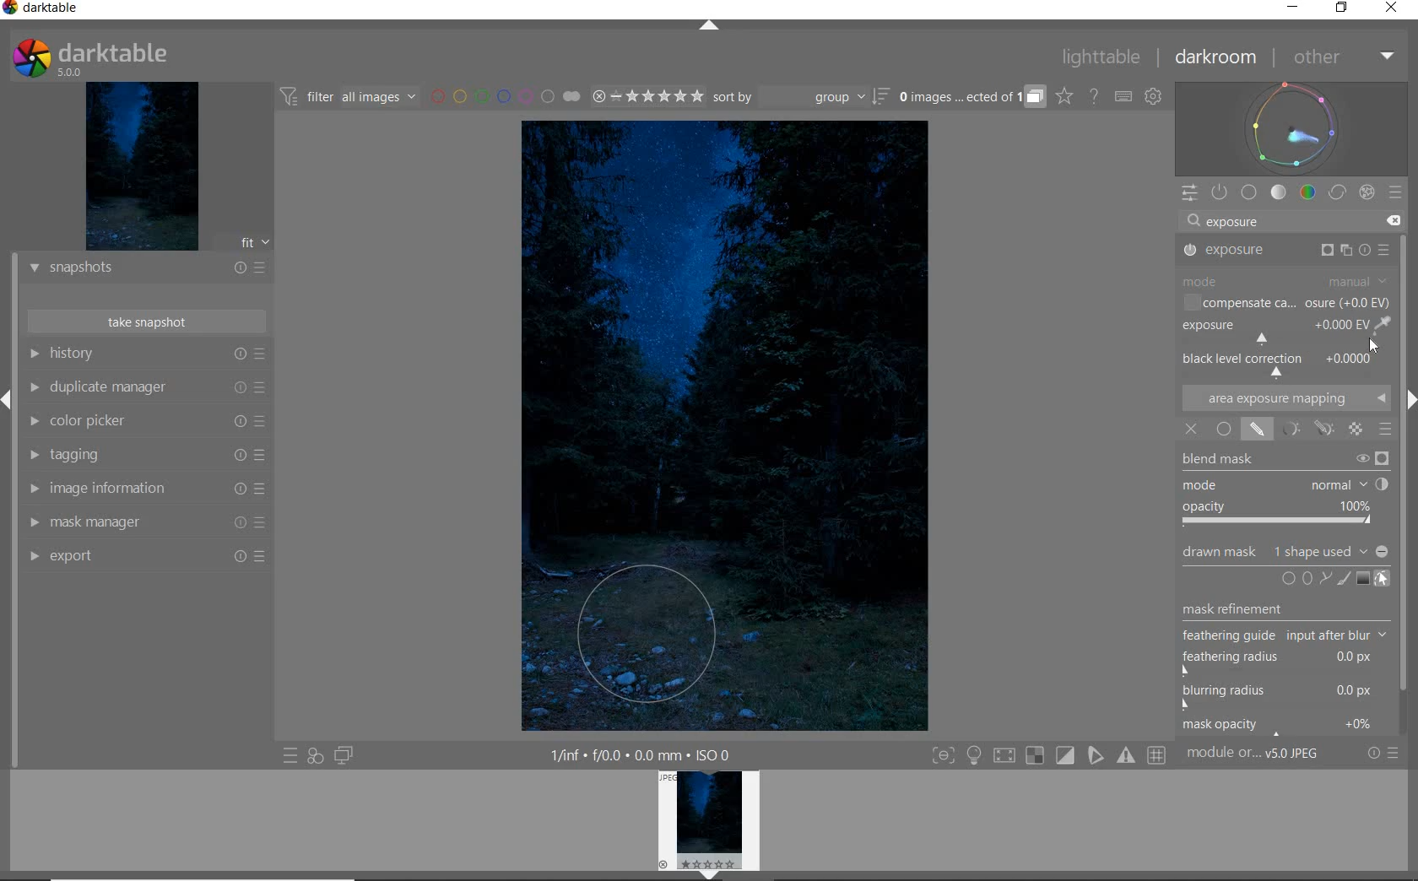 The width and height of the screenshot is (1418, 881). I want to click on QUICK ACCESS PANEL, so click(1188, 193).